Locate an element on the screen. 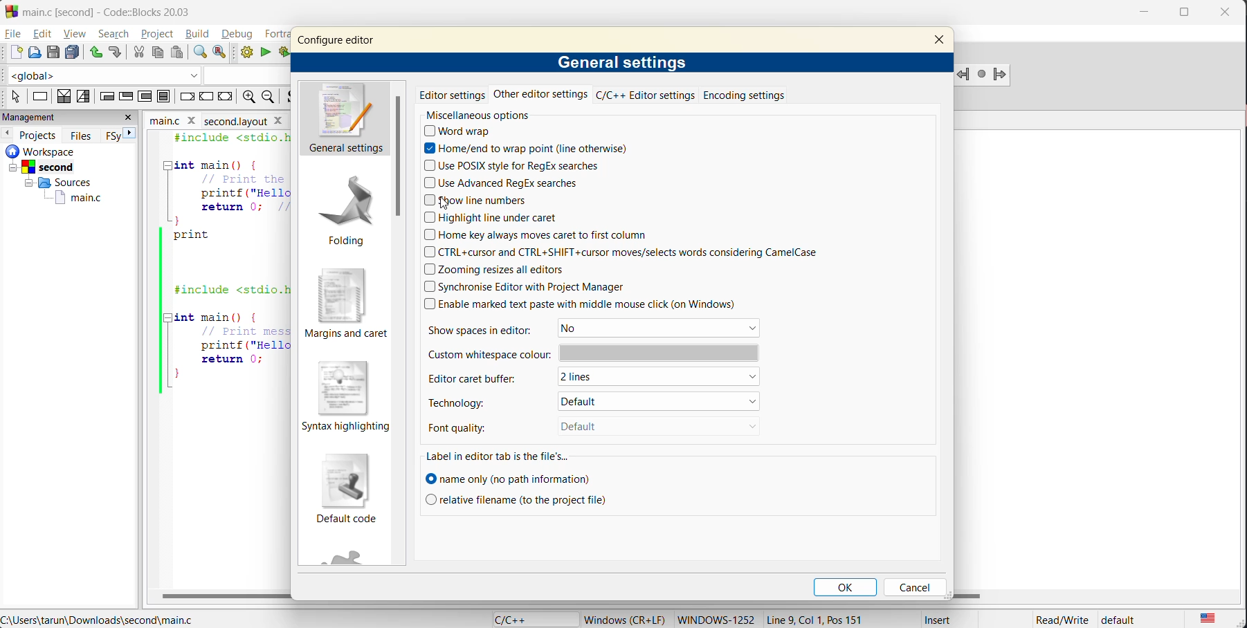  zoom out is located at coordinates (248, 98).